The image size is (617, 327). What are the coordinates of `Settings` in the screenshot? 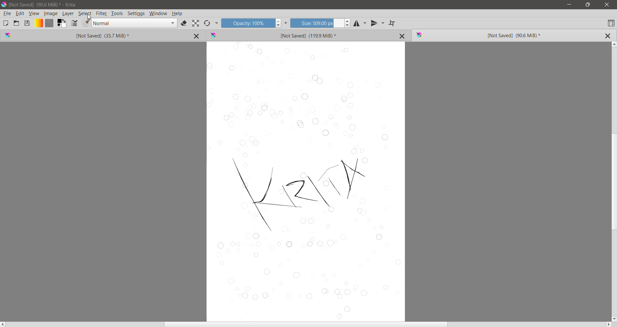 It's located at (136, 14).